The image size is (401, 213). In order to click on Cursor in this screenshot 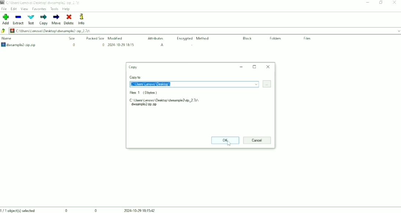, I will do `click(230, 143)`.